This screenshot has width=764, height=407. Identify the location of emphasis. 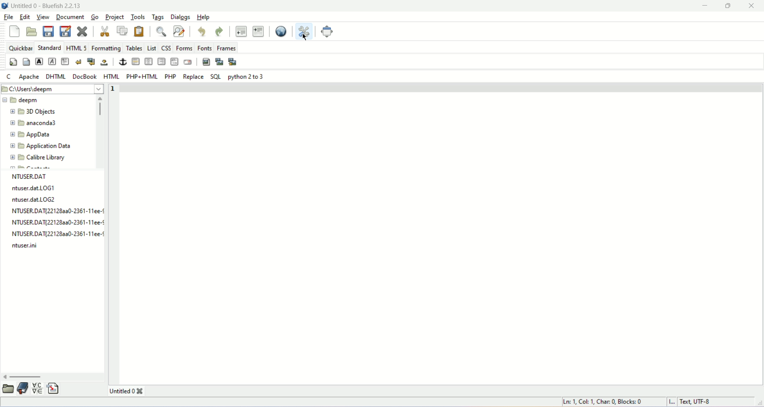
(51, 62).